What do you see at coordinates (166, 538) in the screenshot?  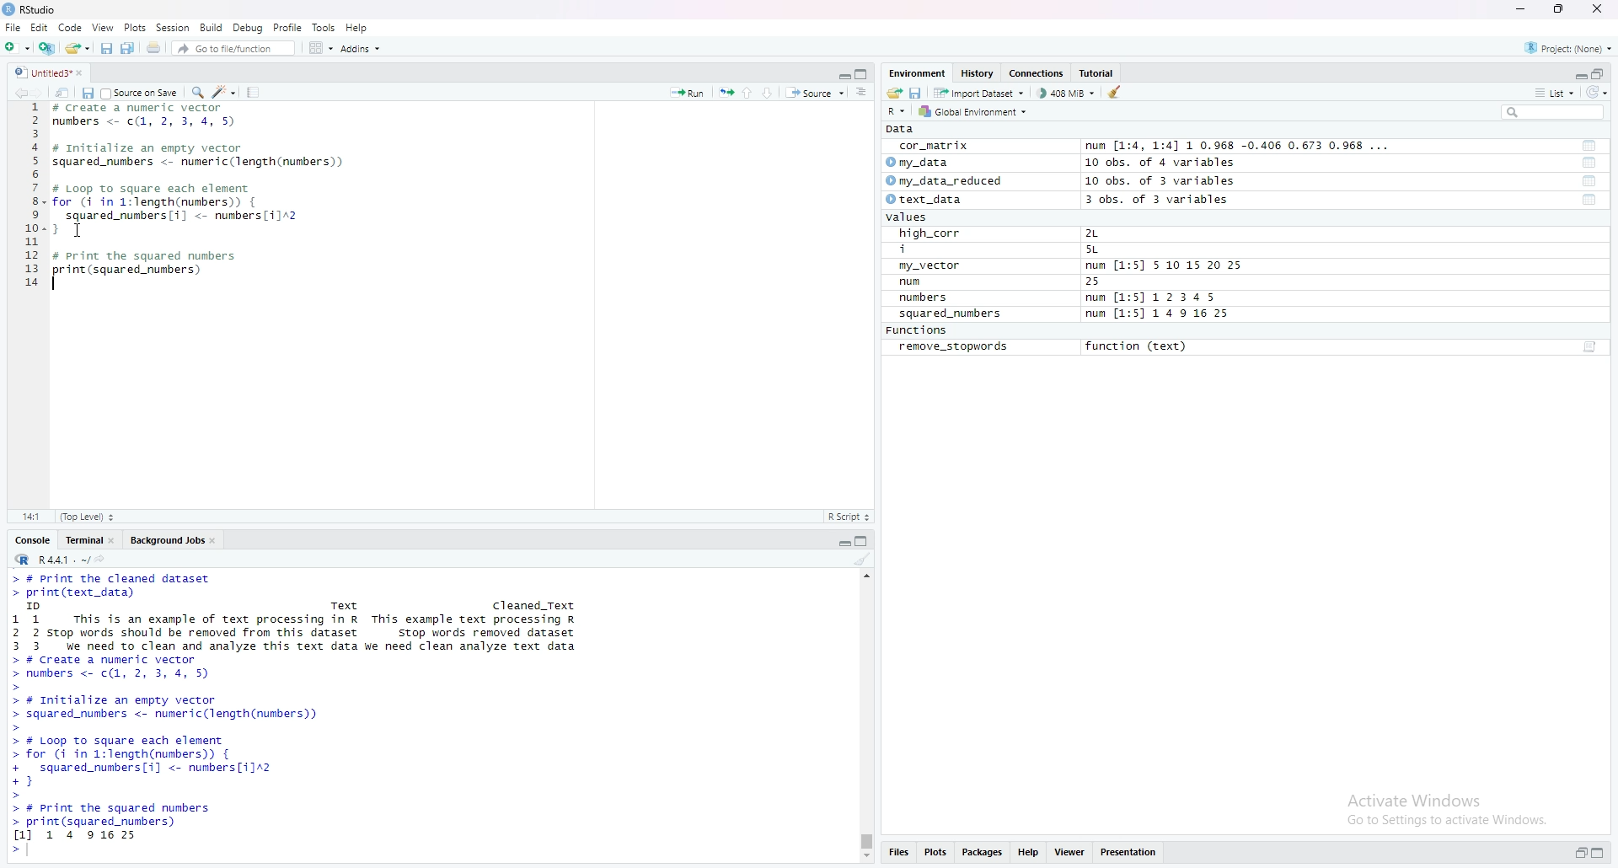 I see `Background Jobs` at bounding box center [166, 538].